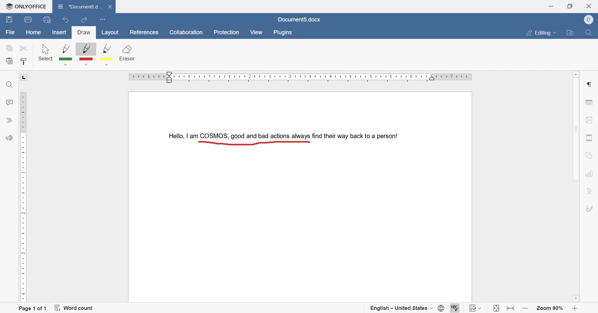 The height and width of the screenshot is (313, 598). Describe the element at coordinates (591, 5) in the screenshot. I see `close` at that location.